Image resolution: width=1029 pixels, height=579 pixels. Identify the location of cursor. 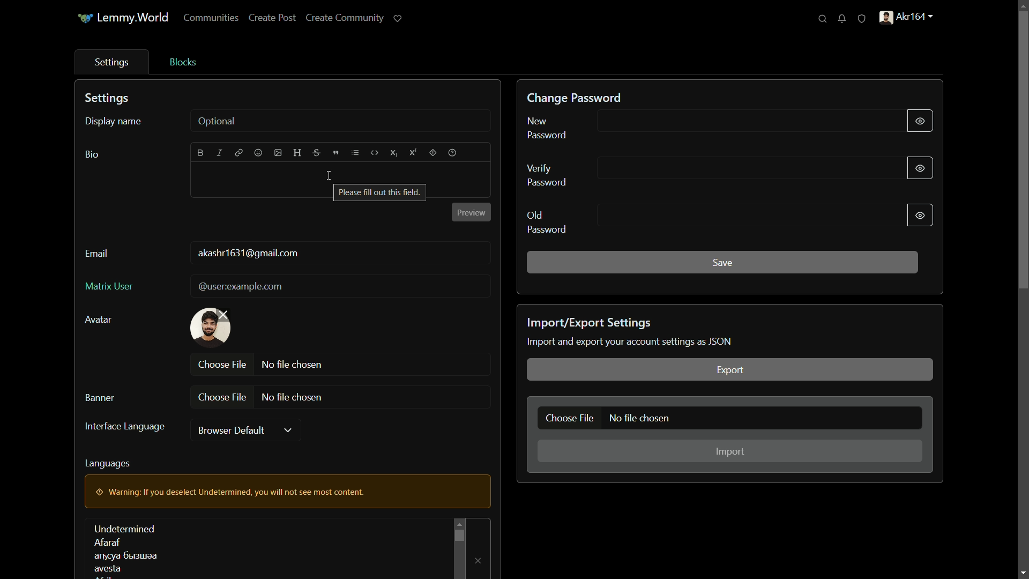
(329, 176).